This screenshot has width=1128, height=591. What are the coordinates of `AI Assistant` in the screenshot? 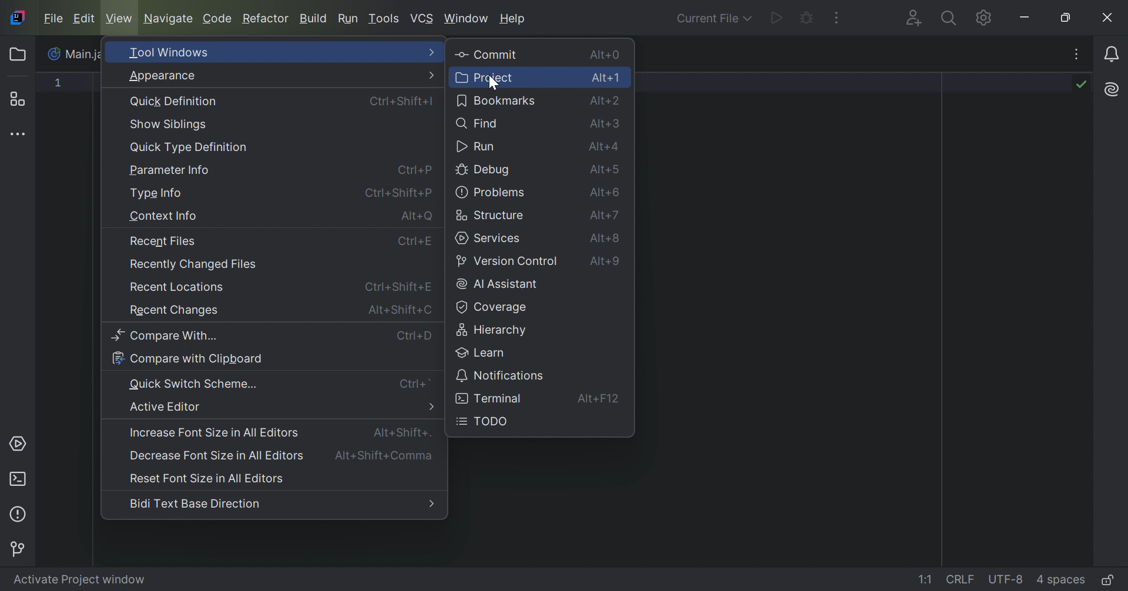 It's located at (499, 284).